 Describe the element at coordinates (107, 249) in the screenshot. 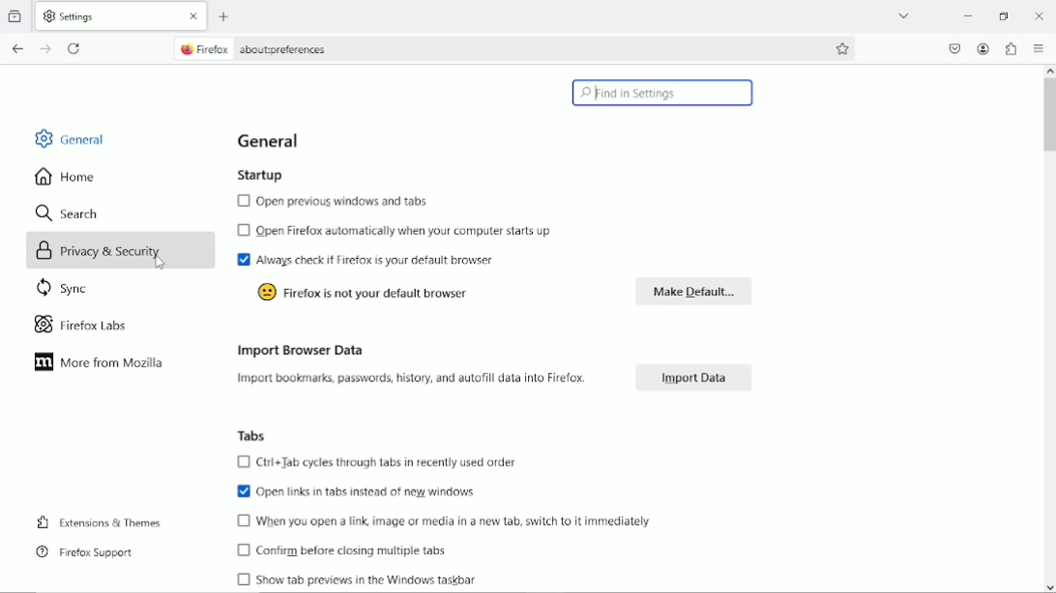

I see `privacy & security` at that location.